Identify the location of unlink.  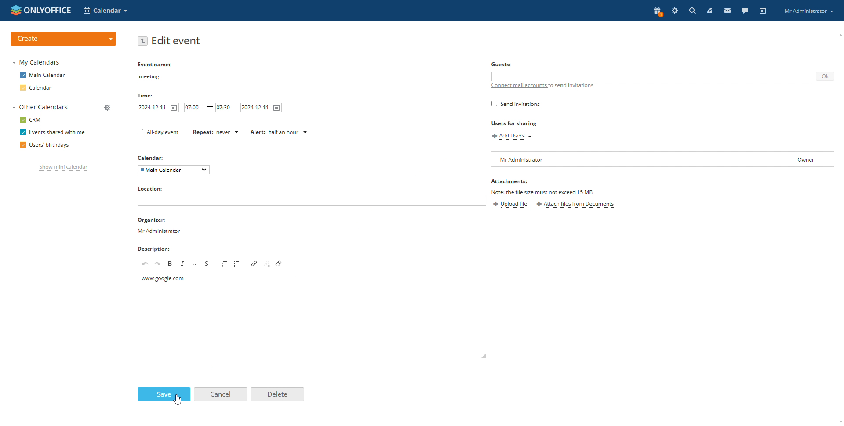
(268, 264).